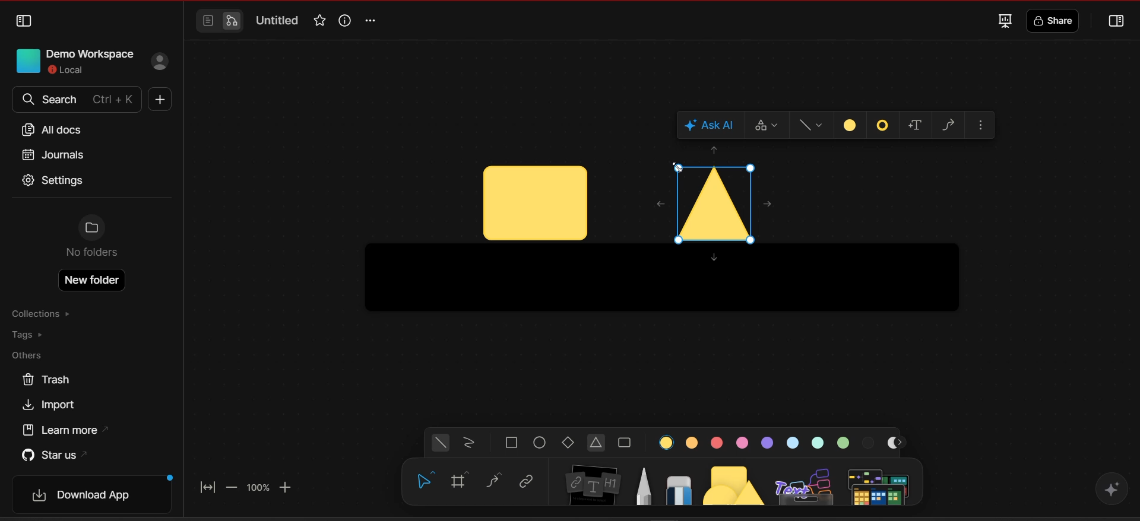 The width and height of the screenshot is (1140, 521). What do you see at coordinates (655, 202) in the screenshot?
I see `move left` at bounding box center [655, 202].